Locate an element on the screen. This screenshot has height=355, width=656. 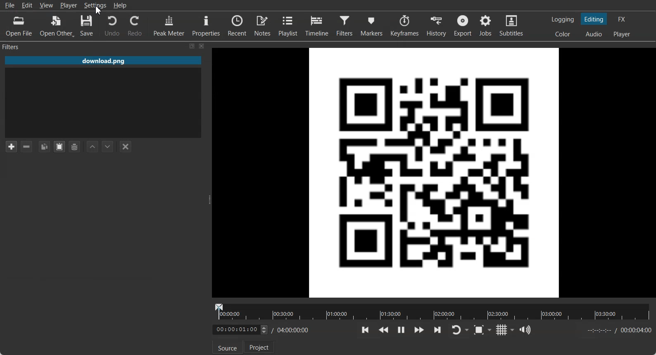
Move filter Down is located at coordinates (108, 147).